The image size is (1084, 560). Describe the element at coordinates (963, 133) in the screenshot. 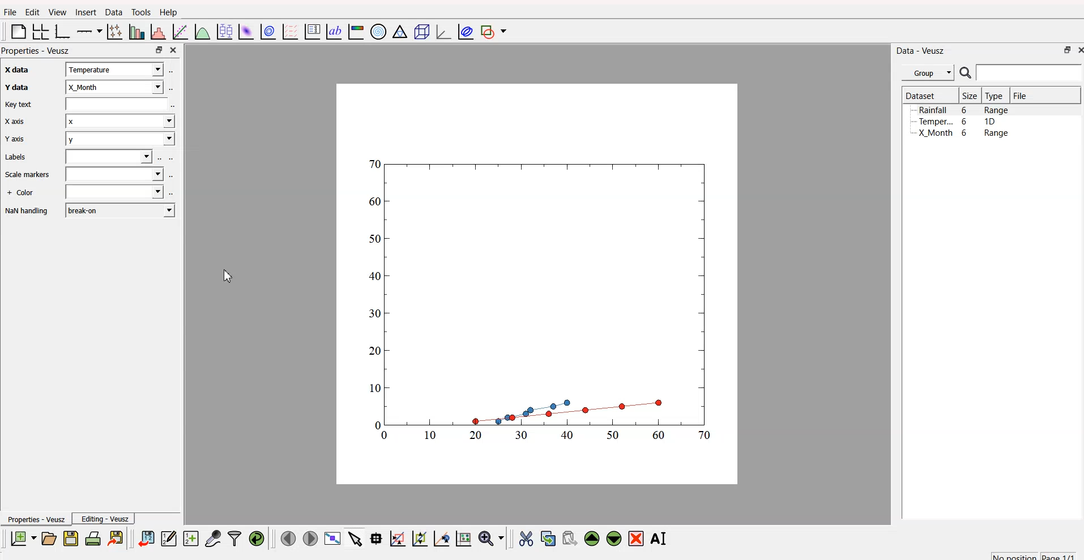

I see `X Month 6 Range` at that location.